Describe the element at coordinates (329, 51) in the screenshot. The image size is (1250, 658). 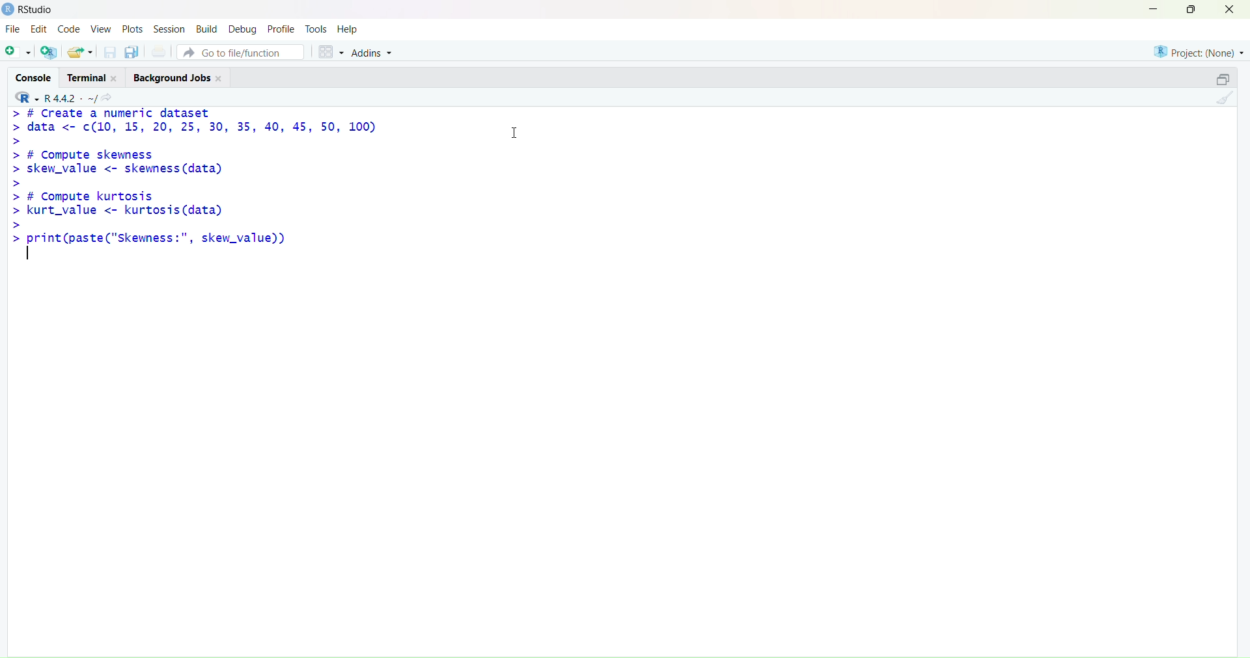
I see `Workspace panes` at that location.